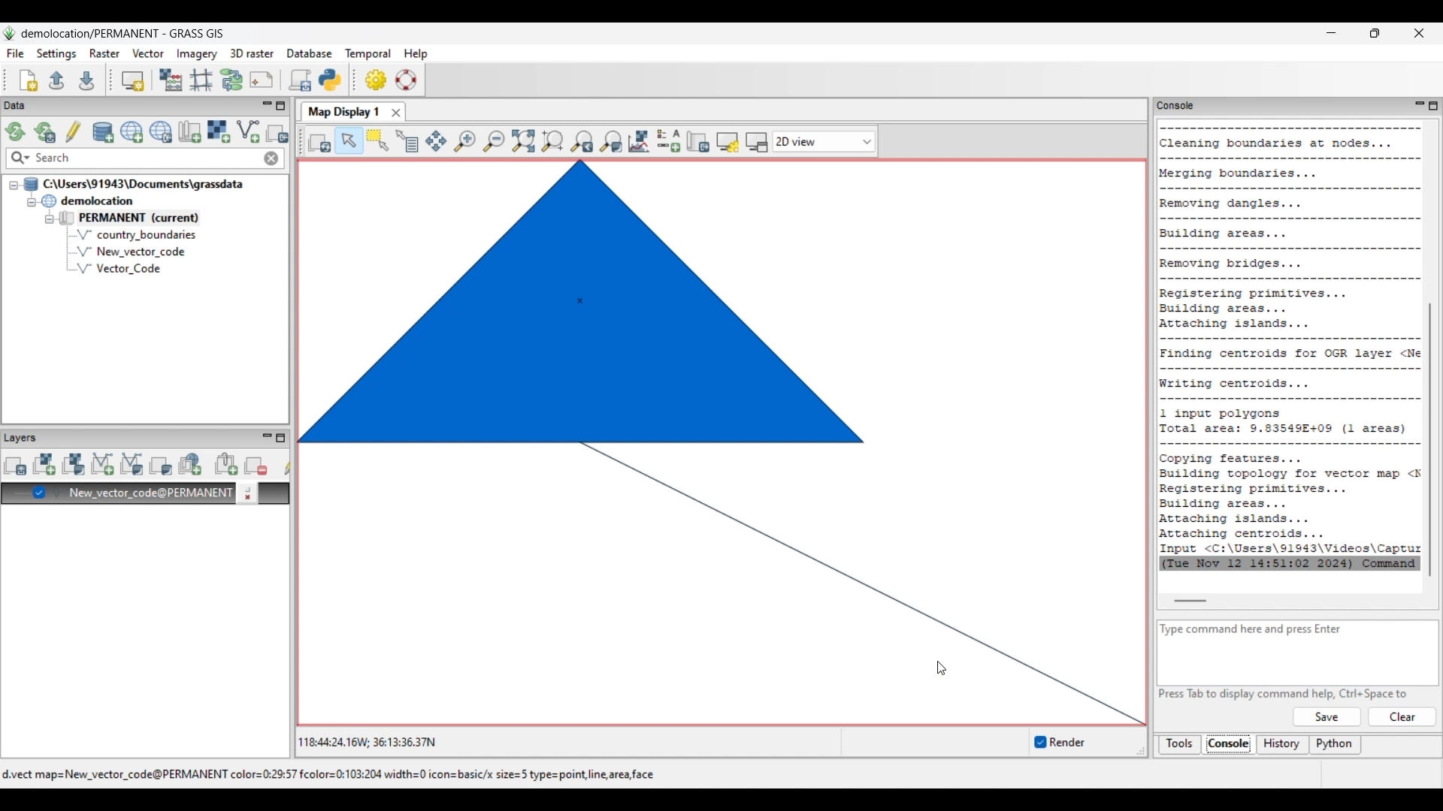  What do you see at coordinates (407, 141) in the screenshot?
I see `Query raster/vector map(s)` at bounding box center [407, 141].